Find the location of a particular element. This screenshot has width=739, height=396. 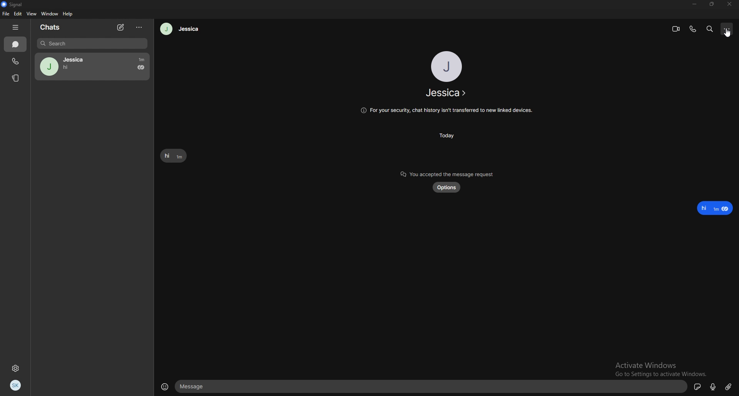

Jessica is located at coordinates (92, 67).